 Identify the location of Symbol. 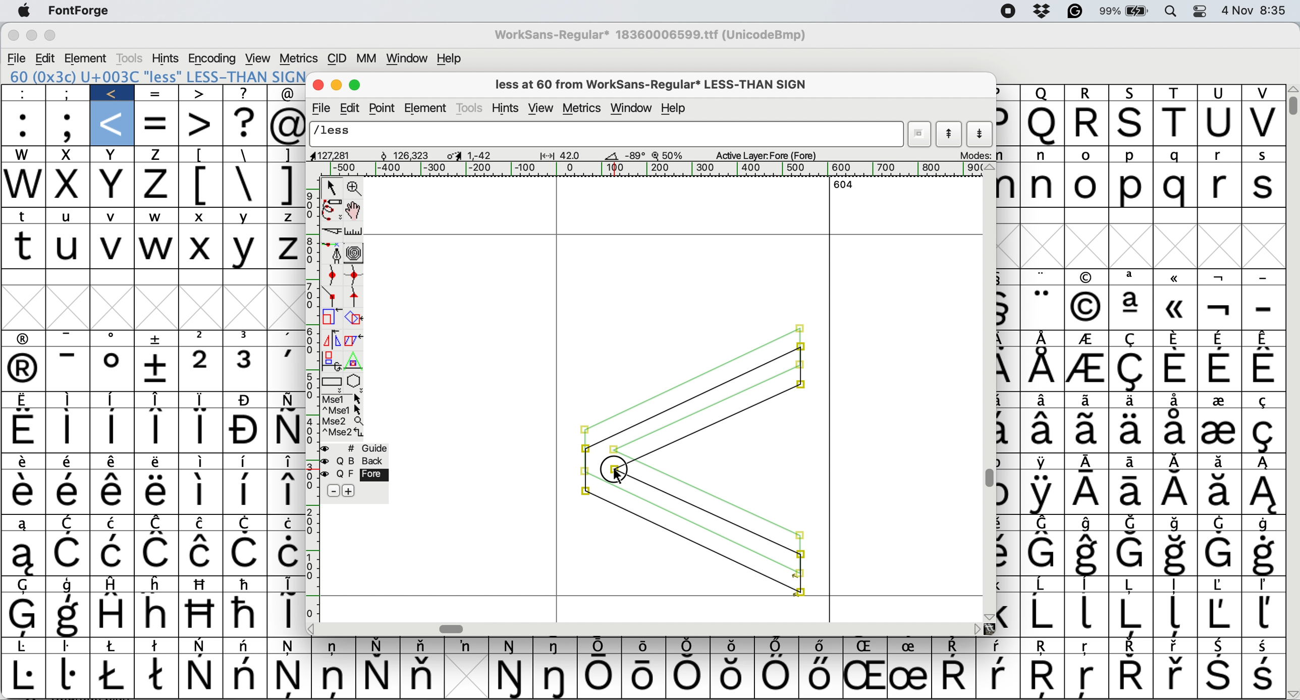
(1265, 524).